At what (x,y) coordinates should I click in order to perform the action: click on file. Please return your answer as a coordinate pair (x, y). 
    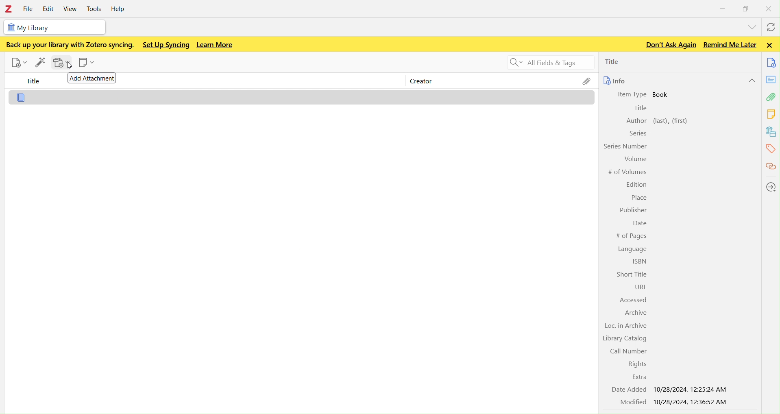
    Looking at the image, I should click on (22, 98).